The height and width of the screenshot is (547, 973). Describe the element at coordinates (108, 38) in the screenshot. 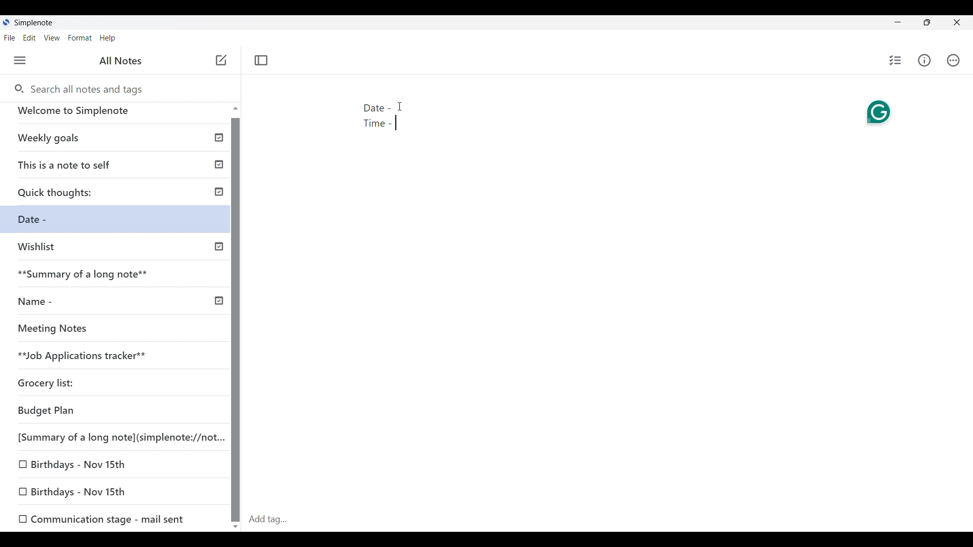

I see `Help menu` at that location.